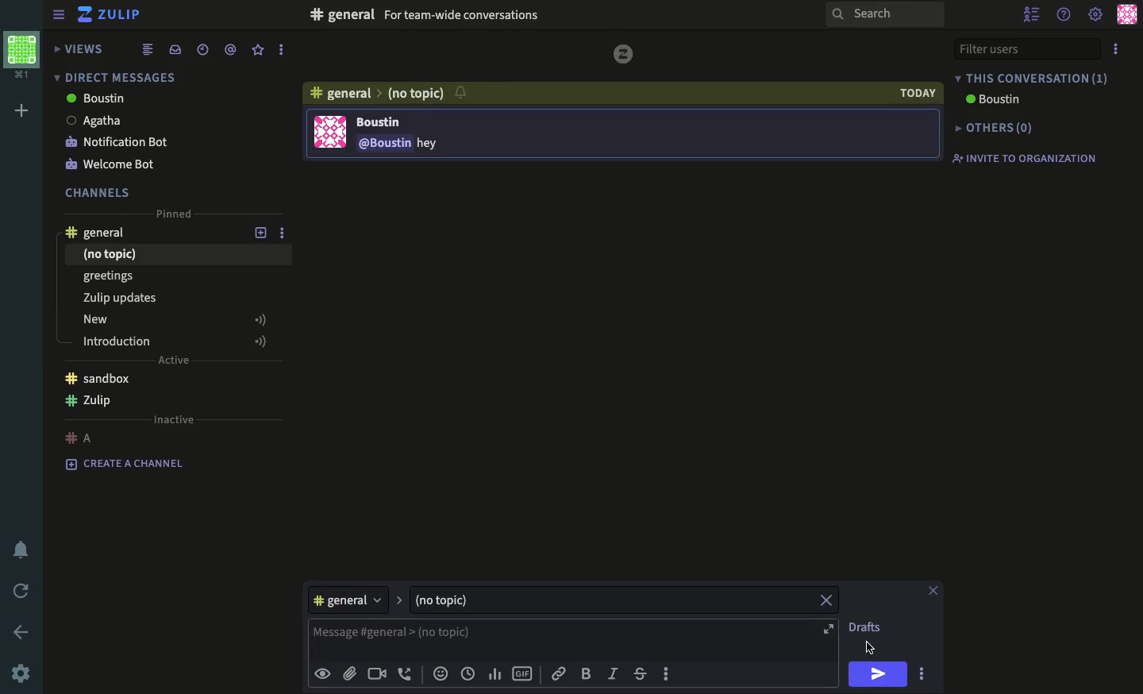 Image resolution: width=1143 pixels, height=694 pixels. What do you see at coordinates (355, 599) in the screenshot?
I see `general` at bounding box center [355, 599].